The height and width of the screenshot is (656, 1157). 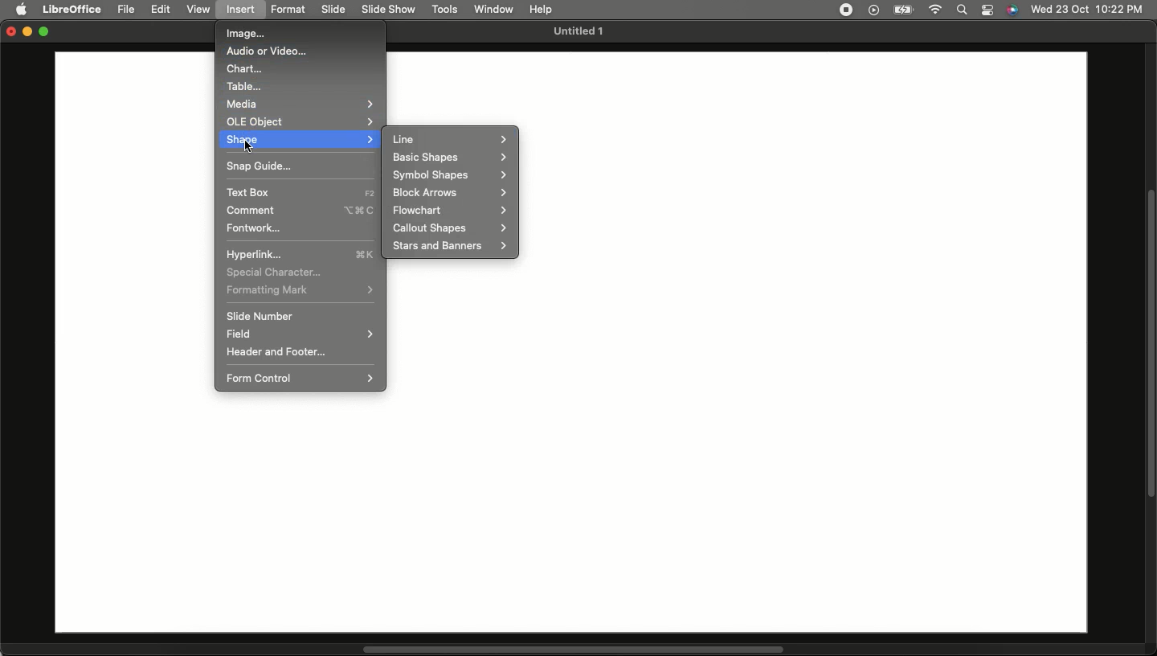 What do you see at coordinates (72, 7) in the screenshot?
I see `LibreOffice` at bounding box center [72, 7].